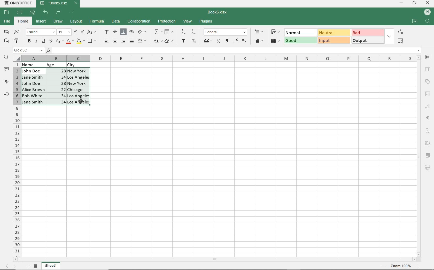 Image resolution: width=434 pixels, height=270 pixels. I want to click on BOLD, so click(29, 41).